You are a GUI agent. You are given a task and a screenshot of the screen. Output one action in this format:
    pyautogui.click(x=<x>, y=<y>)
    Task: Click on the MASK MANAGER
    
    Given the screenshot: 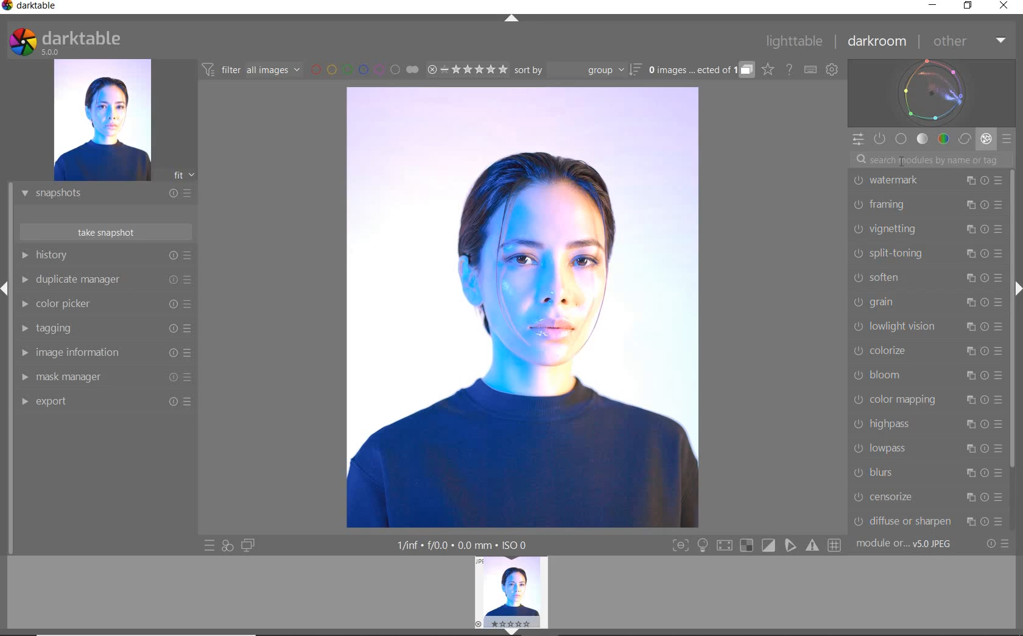 What is the action you would take?
    pyautogui.click(x=100, y=377)
    